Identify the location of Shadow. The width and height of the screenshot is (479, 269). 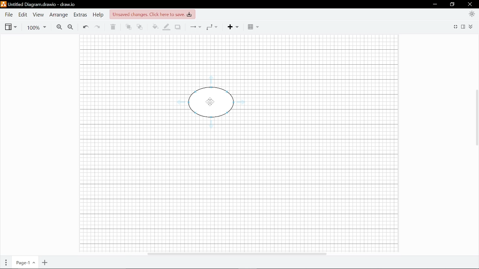
(178, 27).